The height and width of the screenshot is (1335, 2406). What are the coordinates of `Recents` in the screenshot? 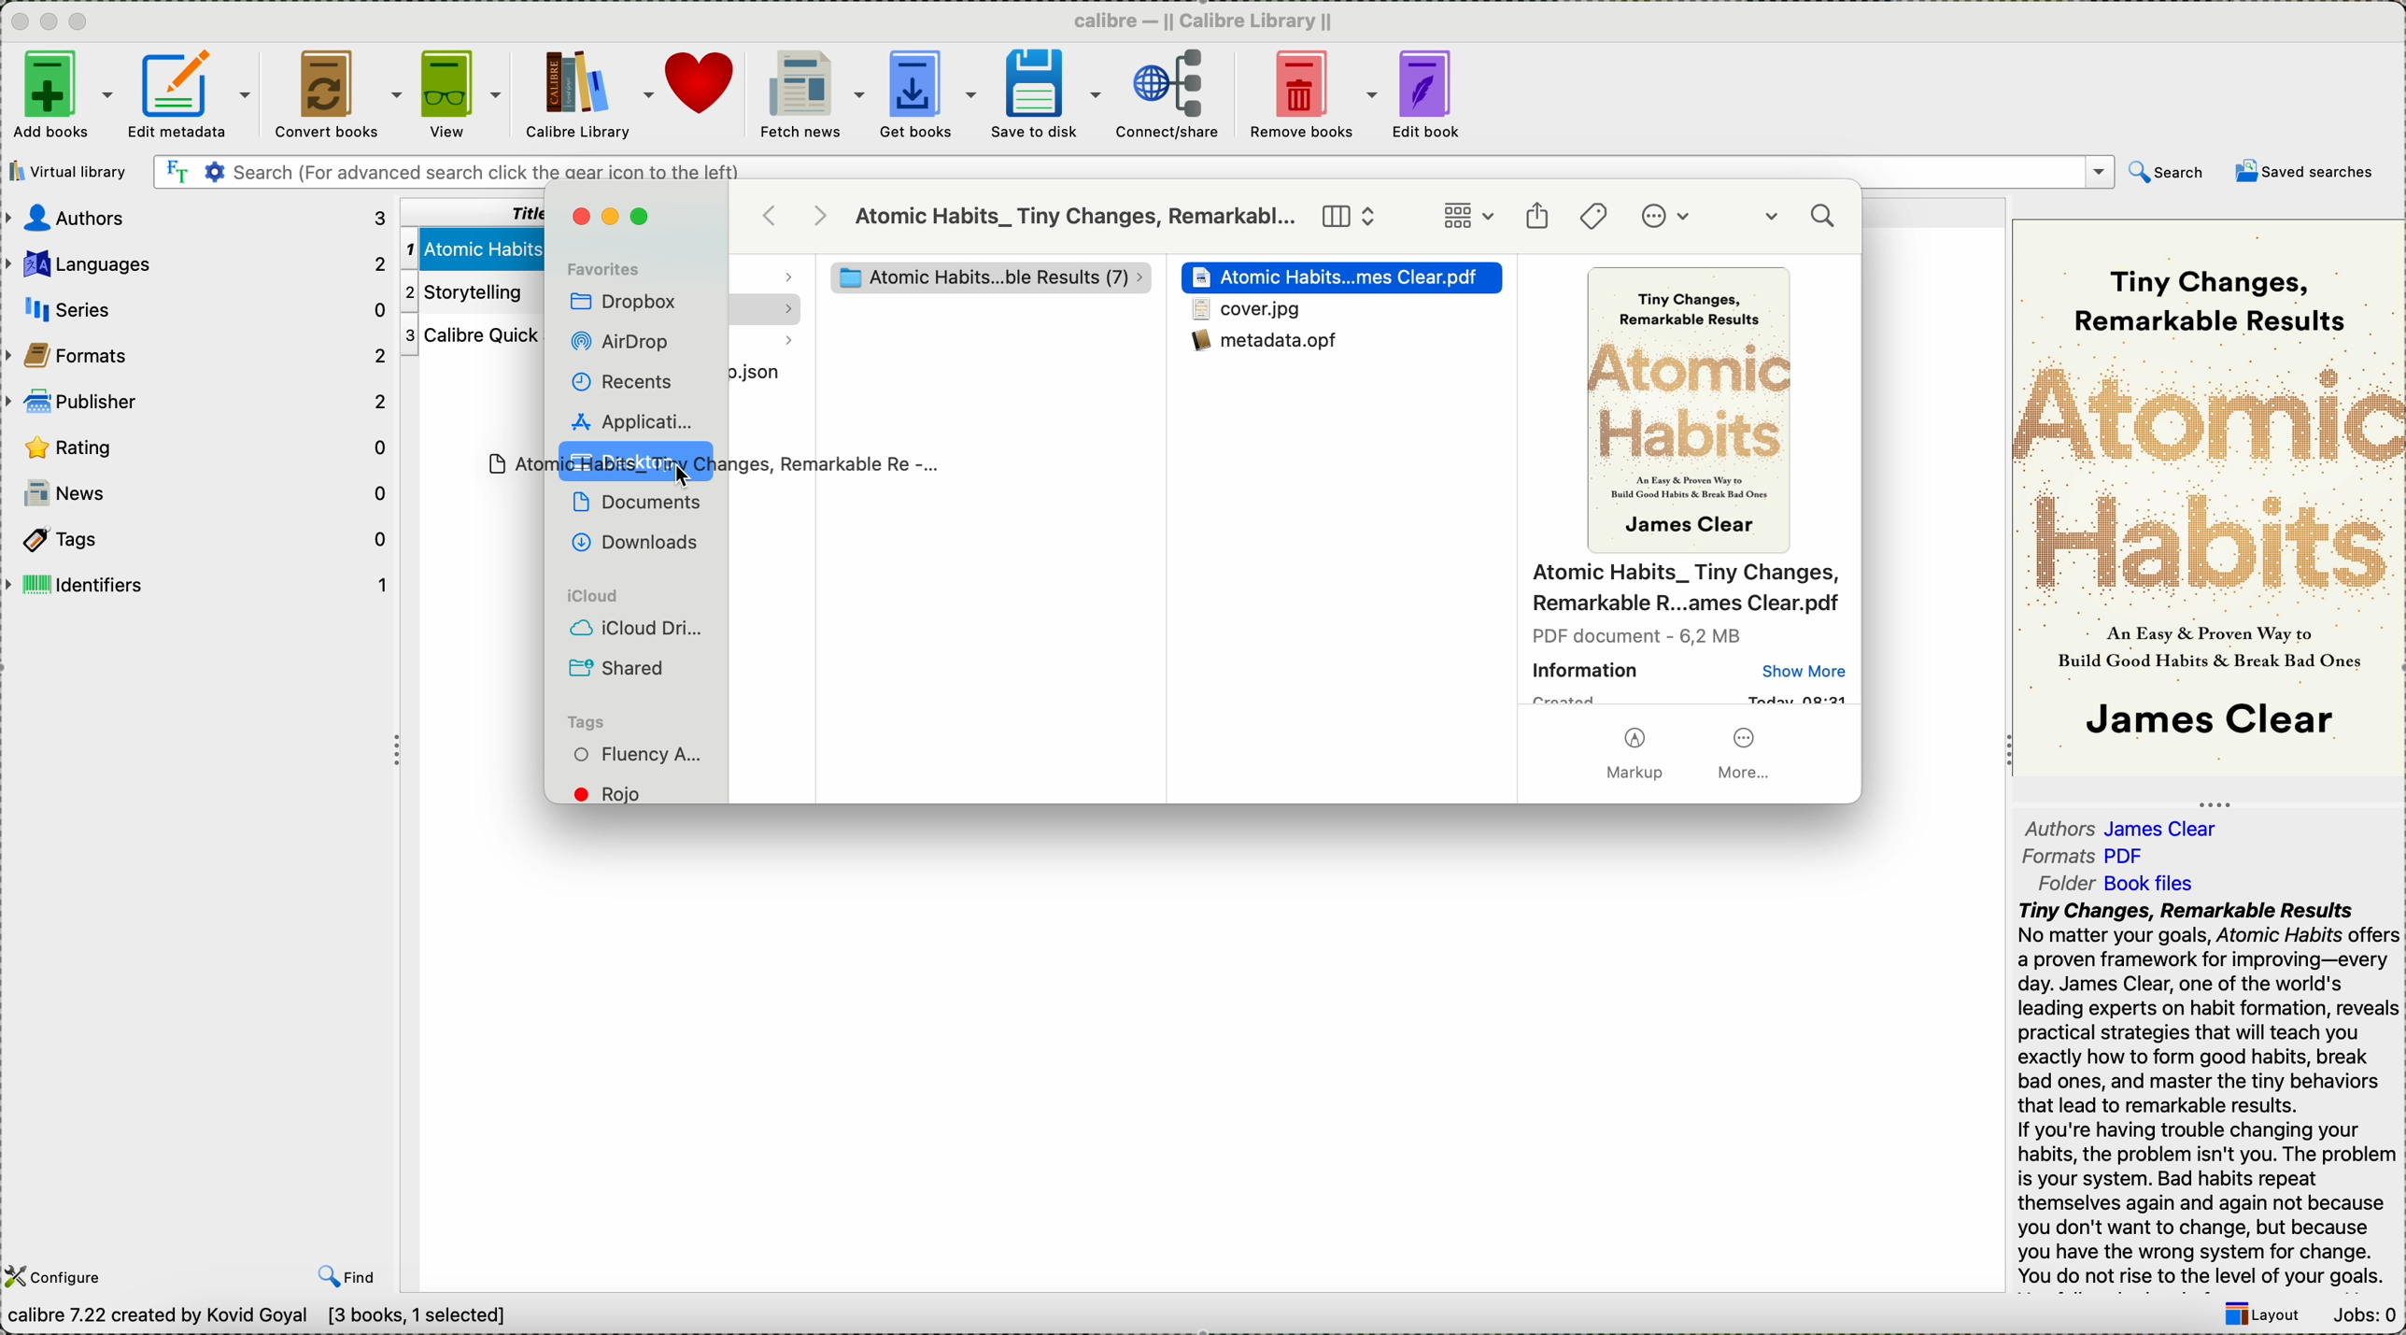 It's located at (620, 381).